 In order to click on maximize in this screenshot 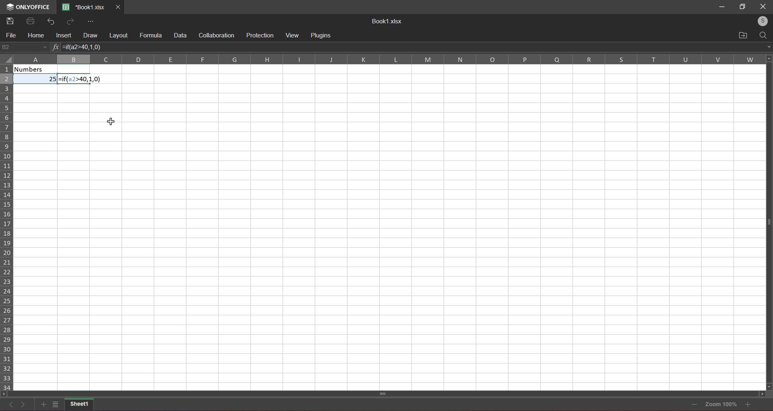, I will do `click(742, 6)`.